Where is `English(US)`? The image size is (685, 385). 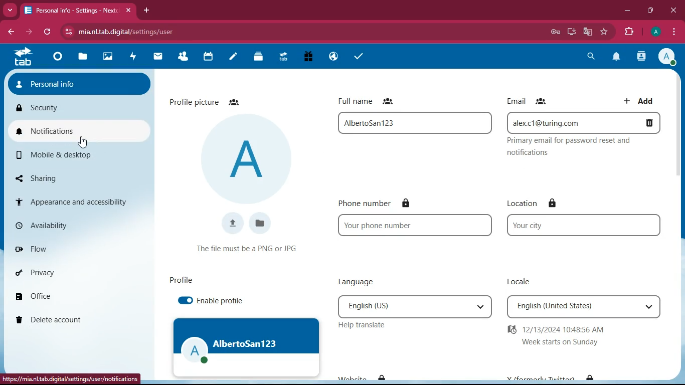 English(US) is located at coordinates (414, 306).